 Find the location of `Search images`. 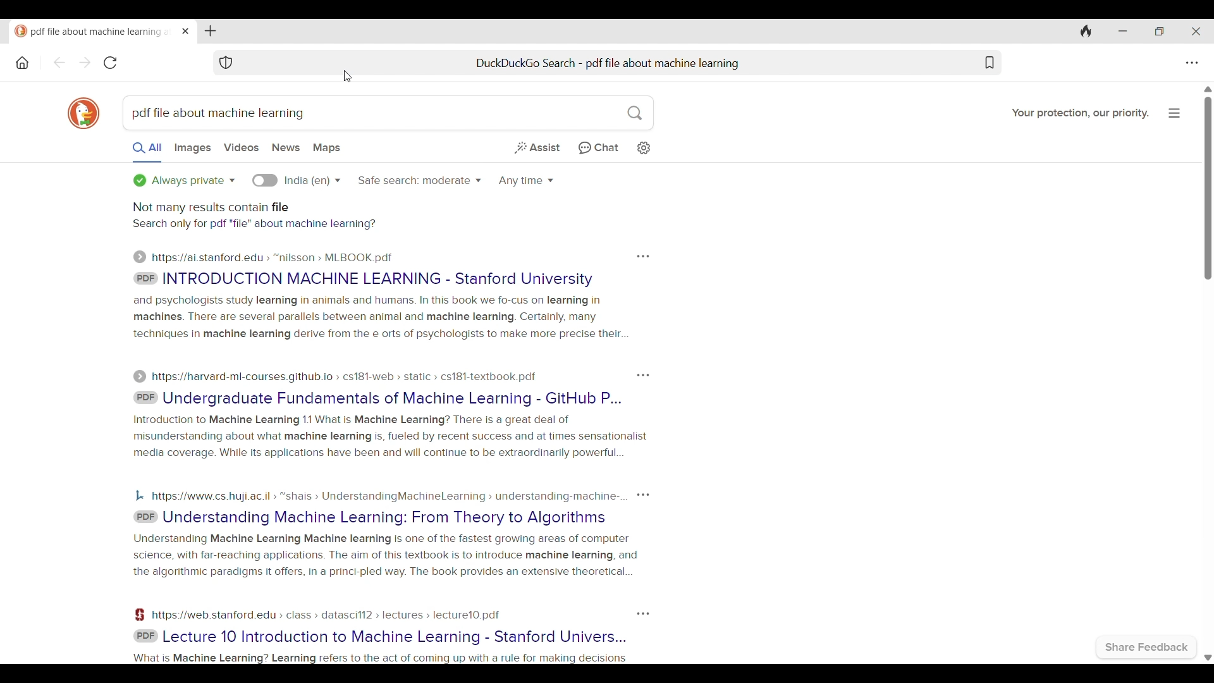

Search images is located at coordinates (193, 149).